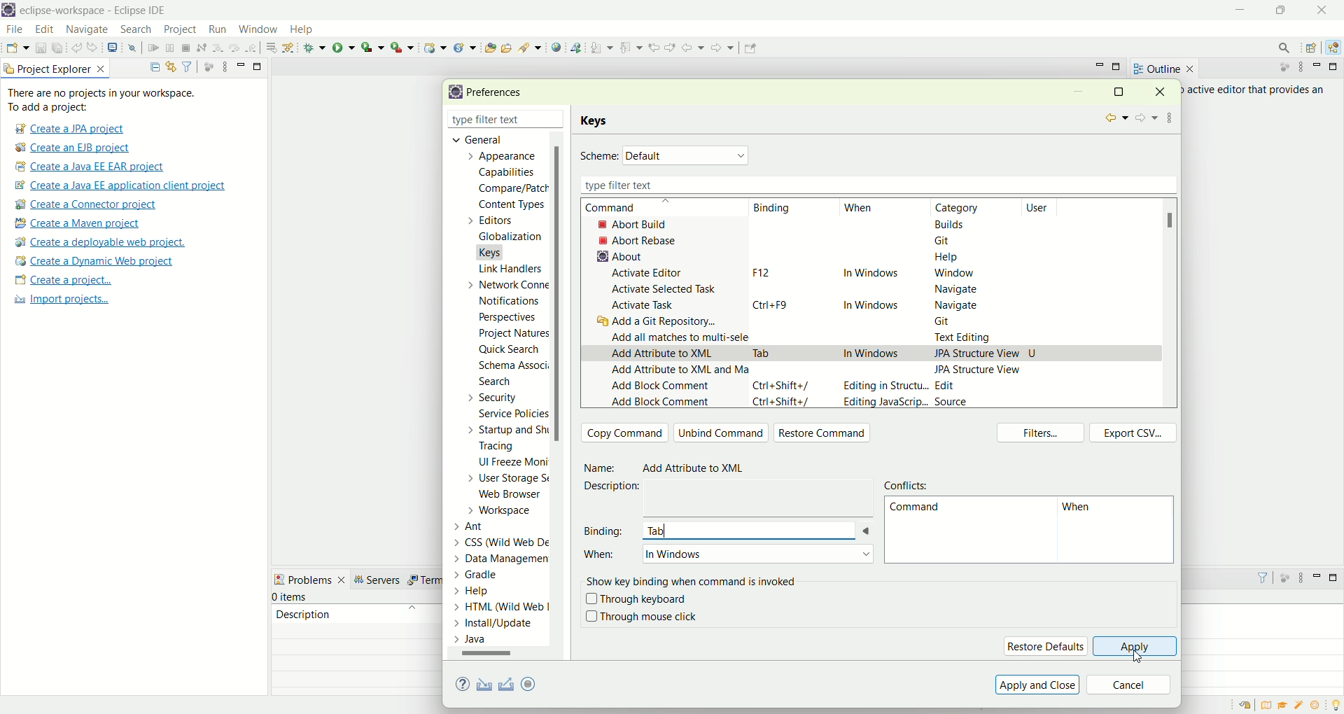 The width and height of the screenshot is (1344, 714). I want to click on term, so click(423, 580).